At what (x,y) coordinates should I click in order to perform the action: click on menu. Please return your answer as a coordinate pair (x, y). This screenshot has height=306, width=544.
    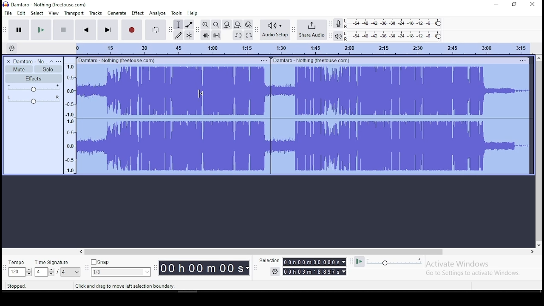
    Looking at the image, I should click on (263, 61).